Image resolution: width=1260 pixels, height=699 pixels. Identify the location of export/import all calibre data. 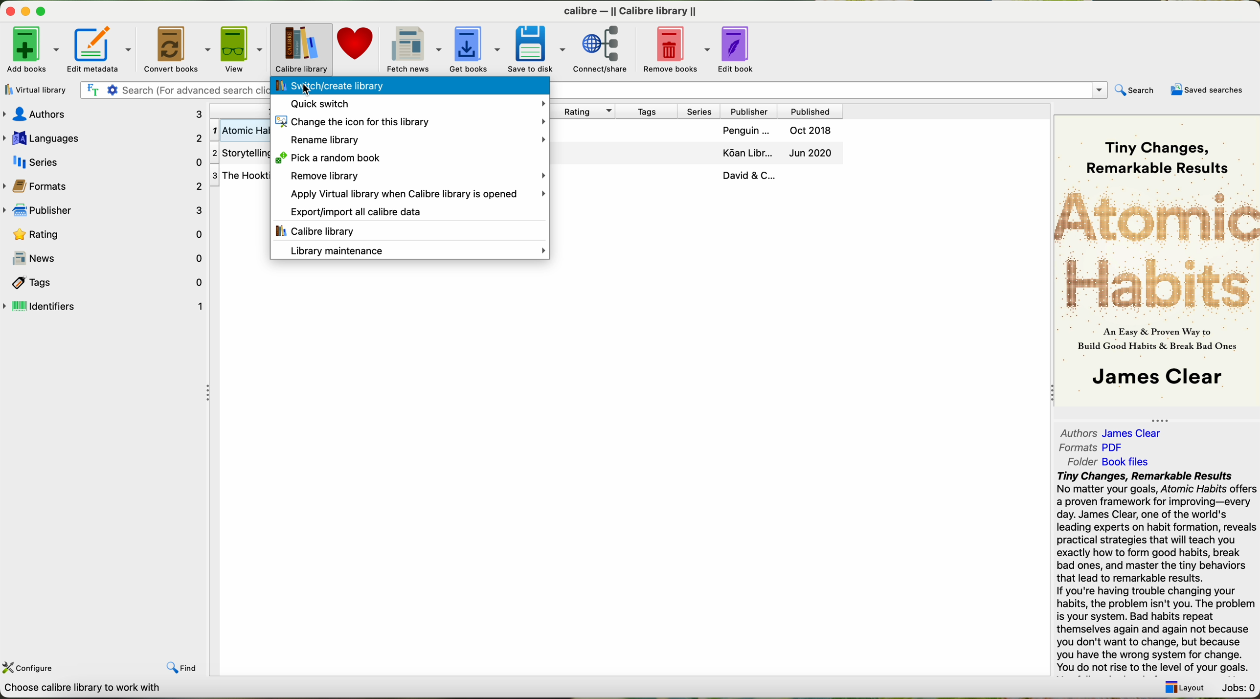
(357, 212).